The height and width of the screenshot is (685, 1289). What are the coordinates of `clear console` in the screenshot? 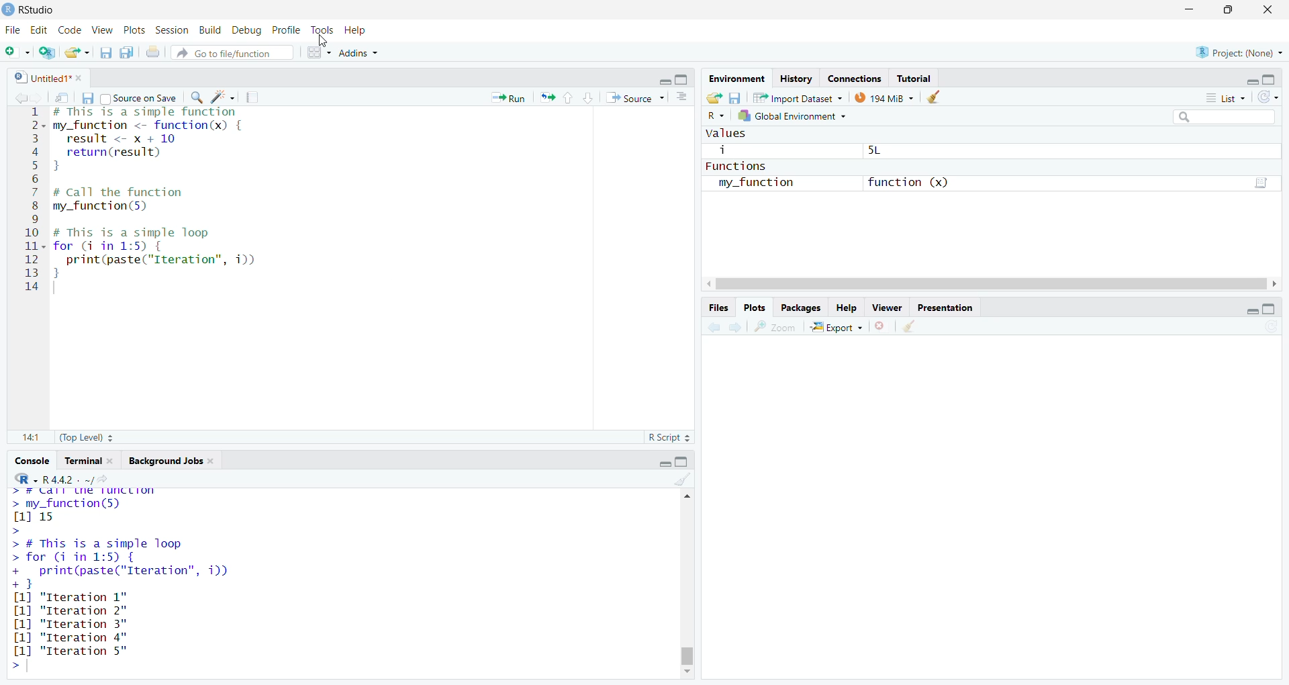 It's located at (683, 479).